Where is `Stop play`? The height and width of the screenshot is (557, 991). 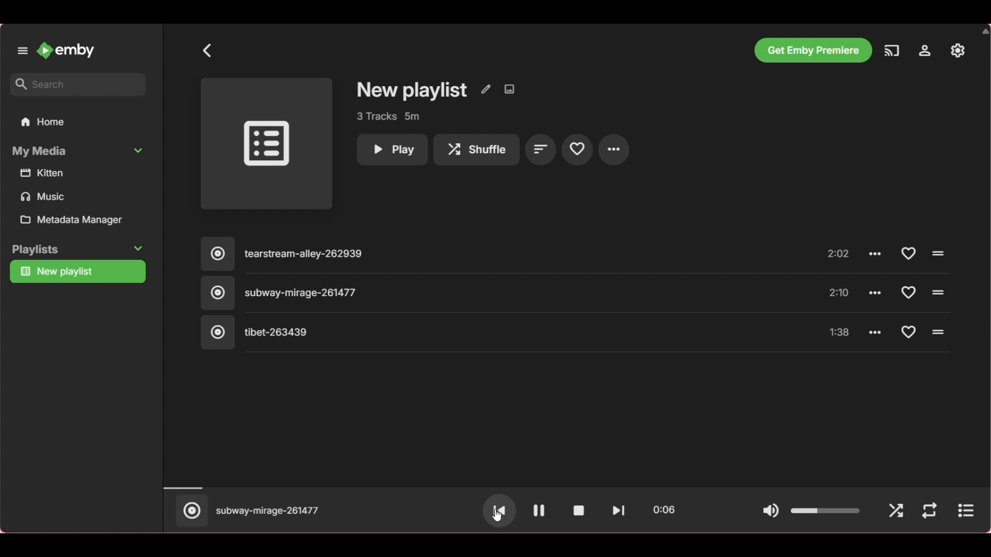 Stop play is located at coordinates (579, 511).